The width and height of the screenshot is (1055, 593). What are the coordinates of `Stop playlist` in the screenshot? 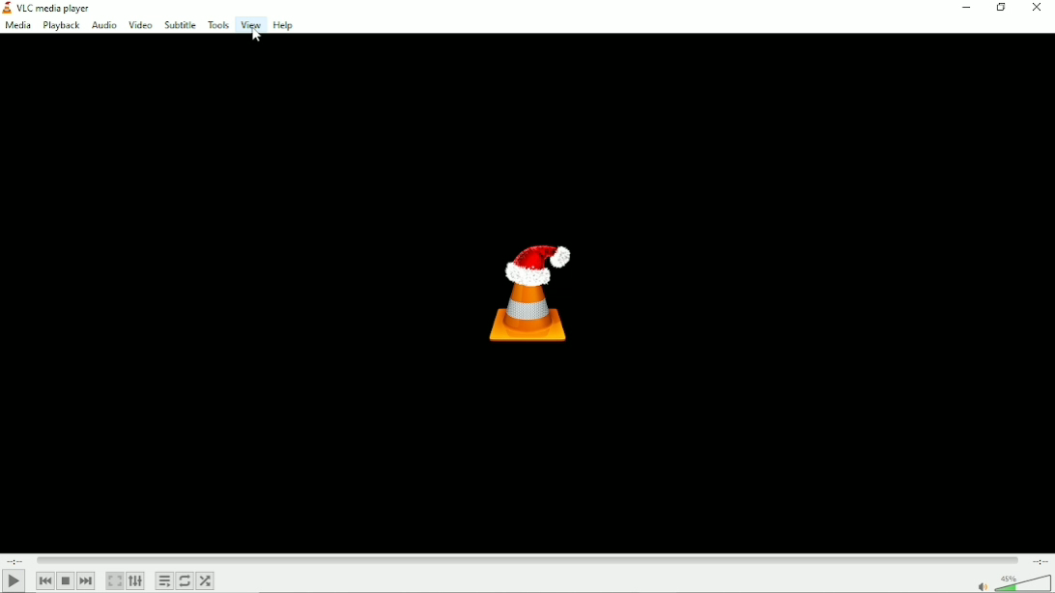 It's located at (66, 581).